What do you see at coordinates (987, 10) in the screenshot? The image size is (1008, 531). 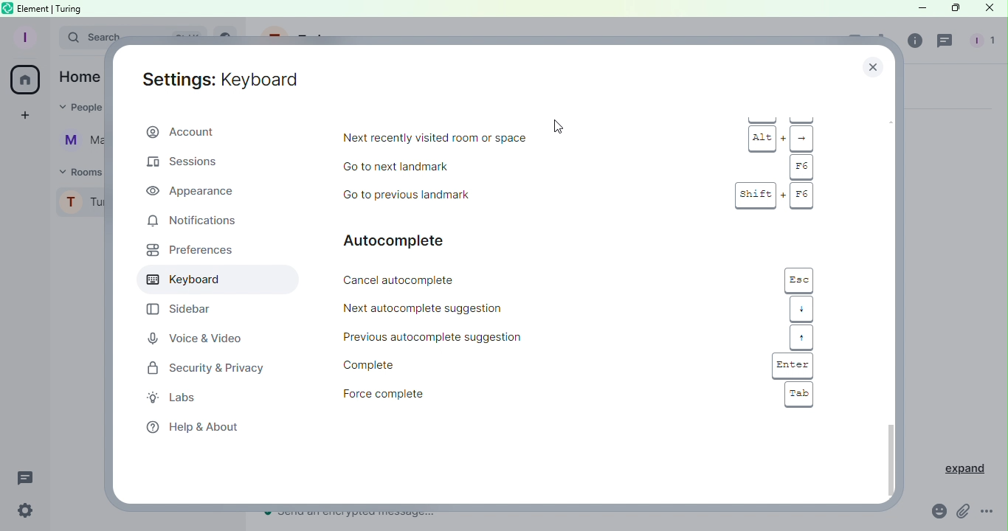 I see `Close` at bounding box center [987, 10].